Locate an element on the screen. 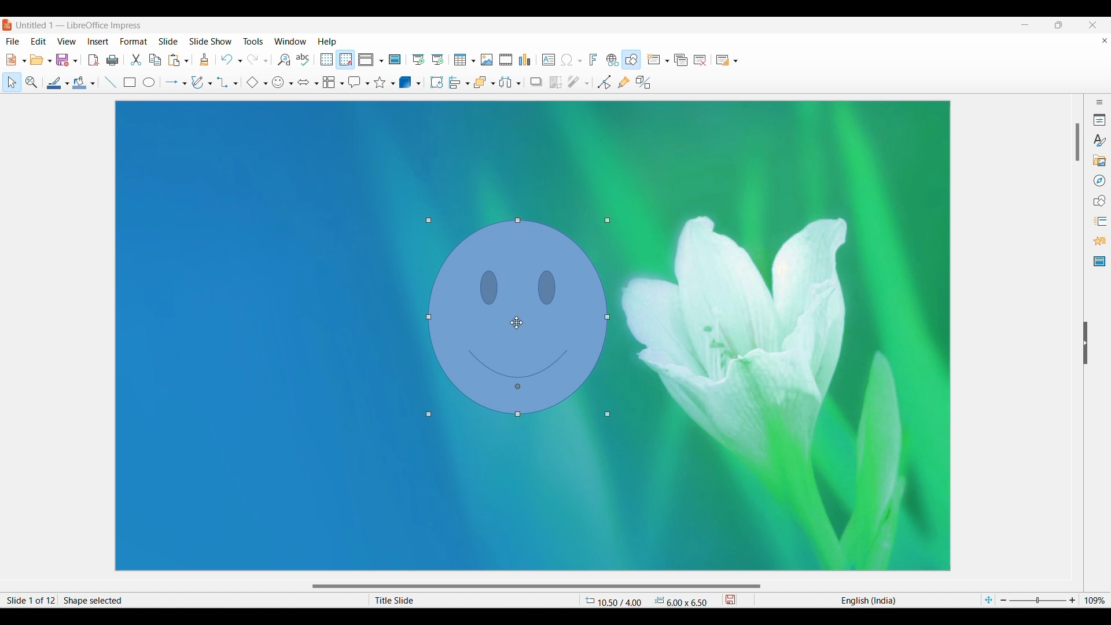 The width and height of the screenshot is (1111, 625). Special character options is located at coordinates (580, 61).